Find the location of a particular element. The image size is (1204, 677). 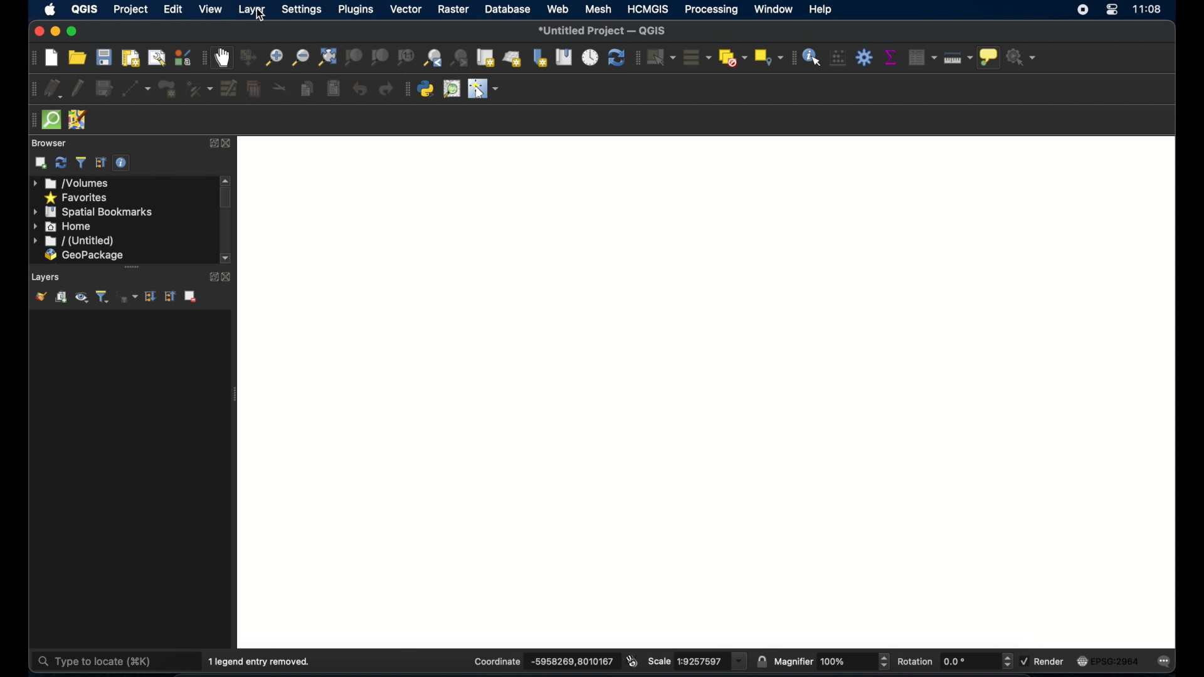

refresh is located at coordinates (616, 58).